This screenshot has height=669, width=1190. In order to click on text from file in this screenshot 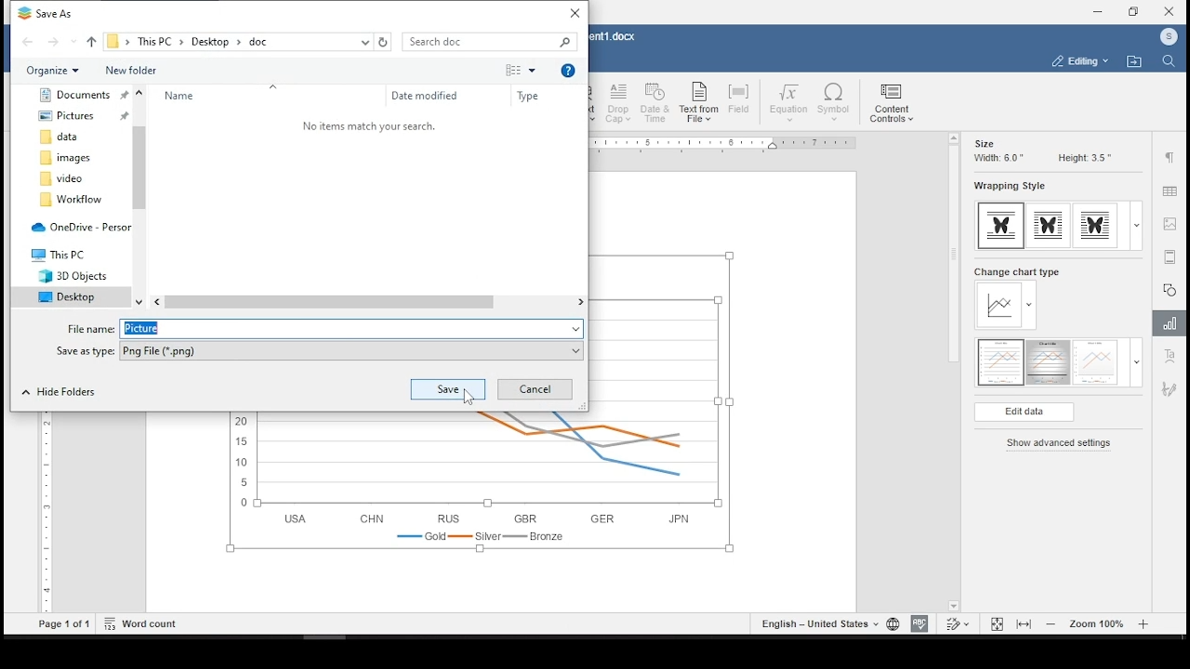, I will do `click(698, 103)`.